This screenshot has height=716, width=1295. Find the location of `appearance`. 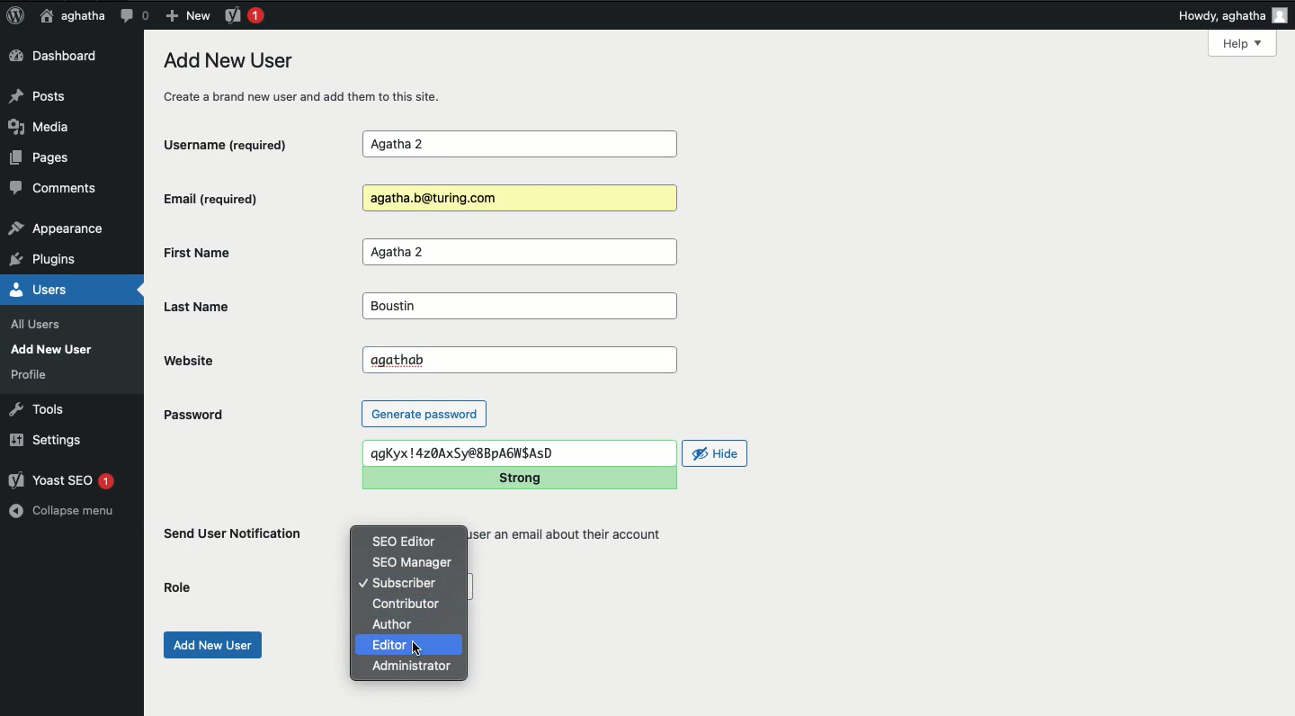

appearance is located at coordinates (57, 230).